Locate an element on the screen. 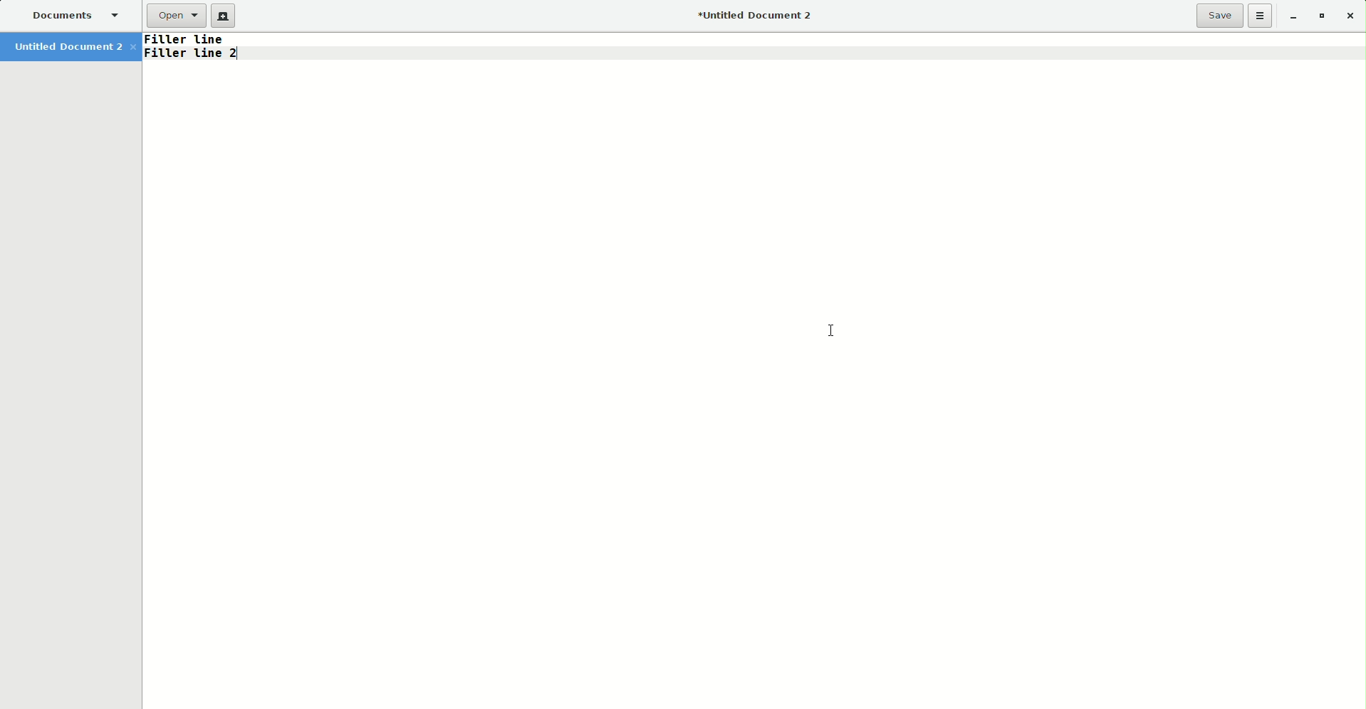 This screenshot has height=709, width=1366. Minimize is located at coordinates (1291, 15).